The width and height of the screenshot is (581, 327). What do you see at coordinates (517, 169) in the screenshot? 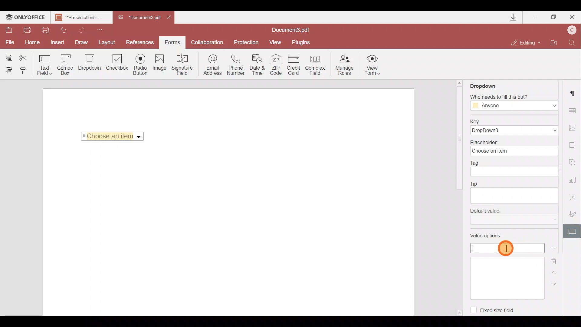
I see `Tag` at bounding box center [517, 169].